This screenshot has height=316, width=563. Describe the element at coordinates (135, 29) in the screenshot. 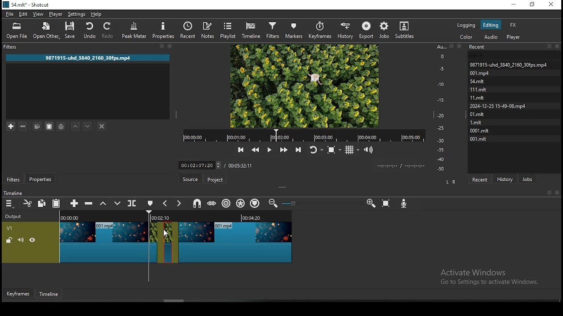

I see `peak meter` at that location.